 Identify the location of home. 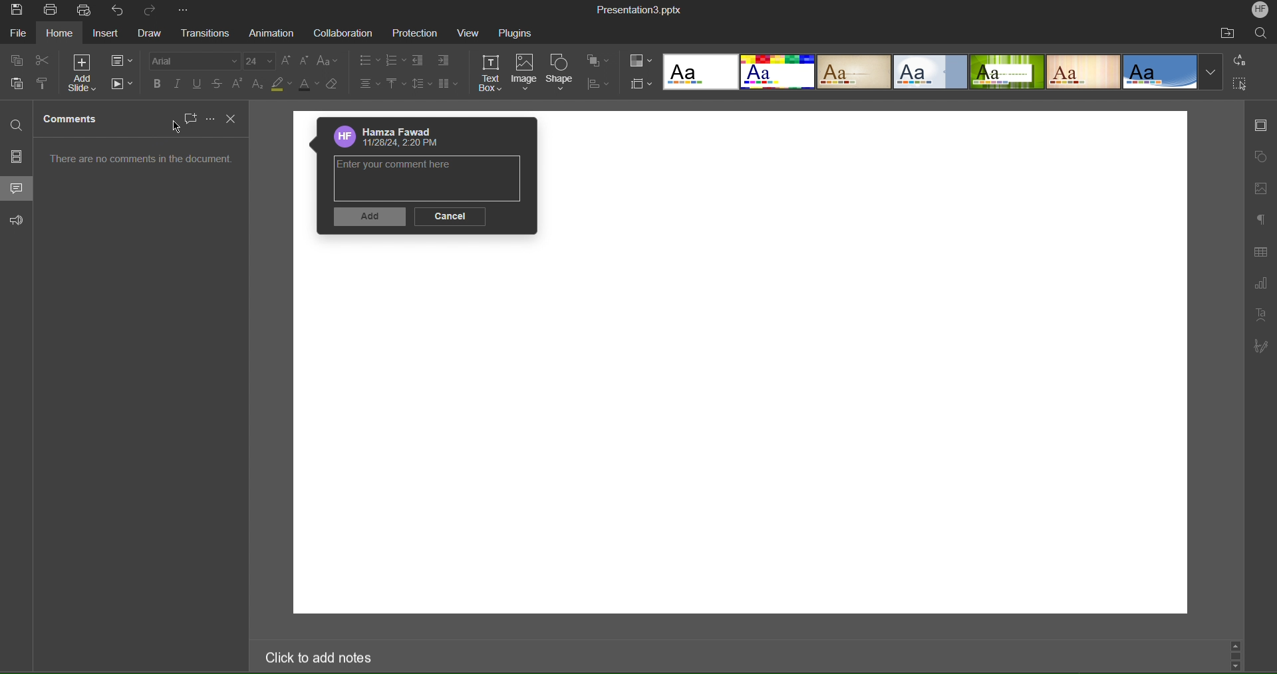
(61, 35).